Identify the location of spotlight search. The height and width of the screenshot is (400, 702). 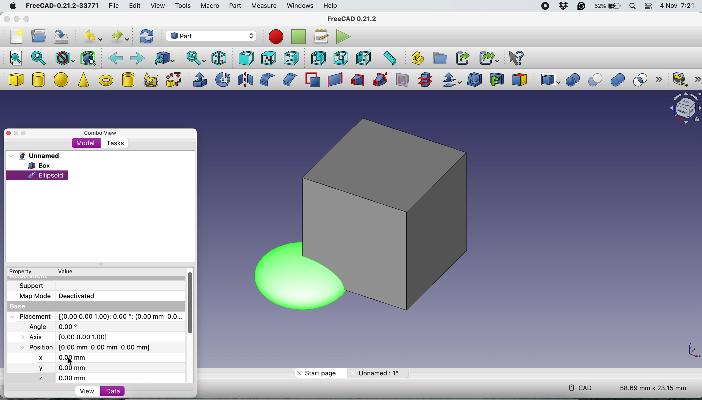
(632, 7).